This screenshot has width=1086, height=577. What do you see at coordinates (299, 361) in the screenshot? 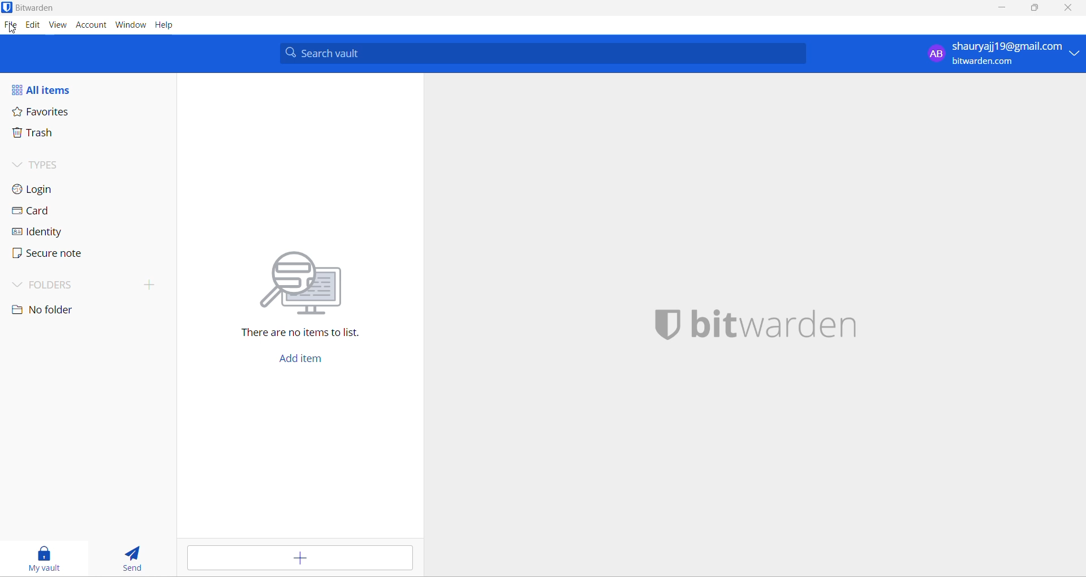
I see `add item button` at bounding box center [299, 361].